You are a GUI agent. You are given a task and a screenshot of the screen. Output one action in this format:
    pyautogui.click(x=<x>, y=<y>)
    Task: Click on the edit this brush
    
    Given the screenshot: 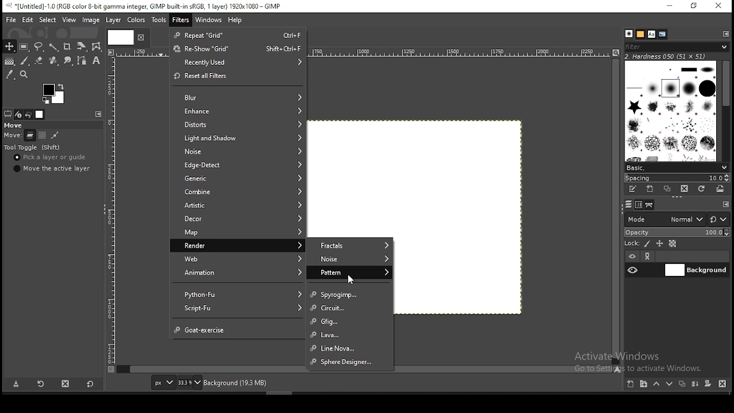 What is the action you would take?
    pyautogui.click(x=631, y=189)
    